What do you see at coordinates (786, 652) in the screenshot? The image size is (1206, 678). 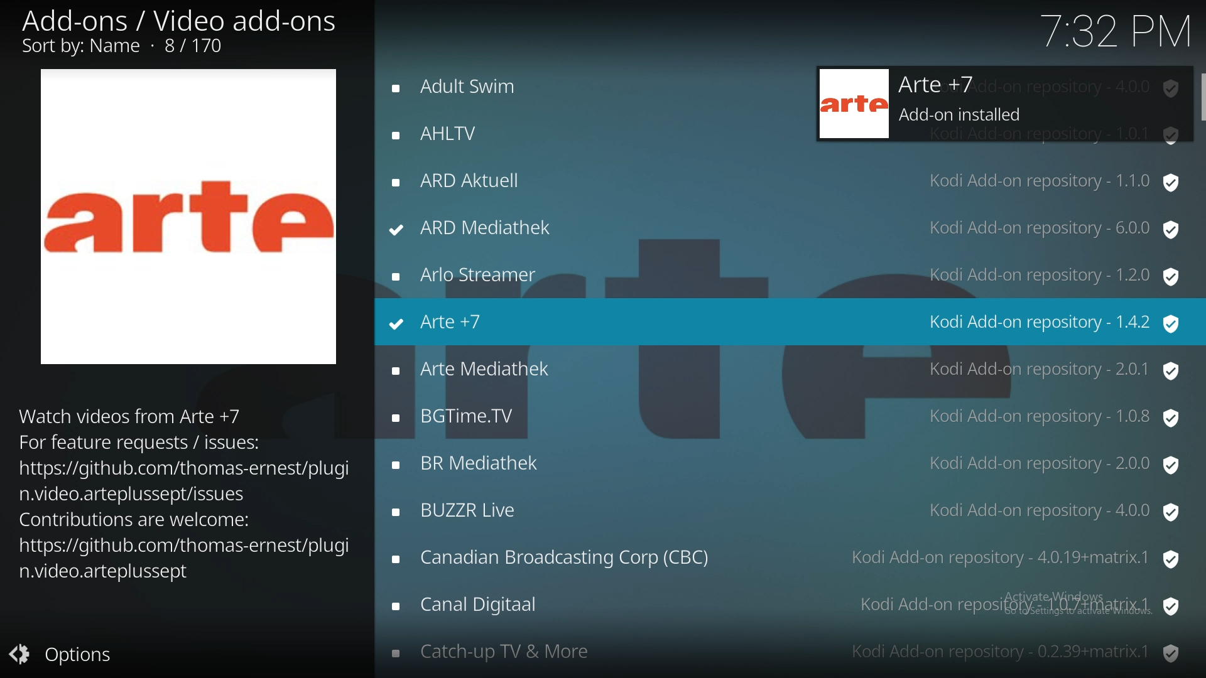 I see `add on` at bounding box center [786, 652].